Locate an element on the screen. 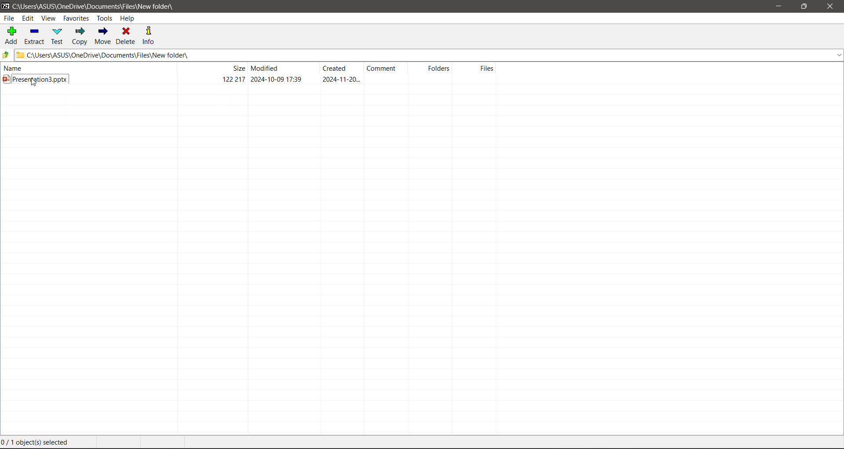  Comment is located at coordinates (388, 68).